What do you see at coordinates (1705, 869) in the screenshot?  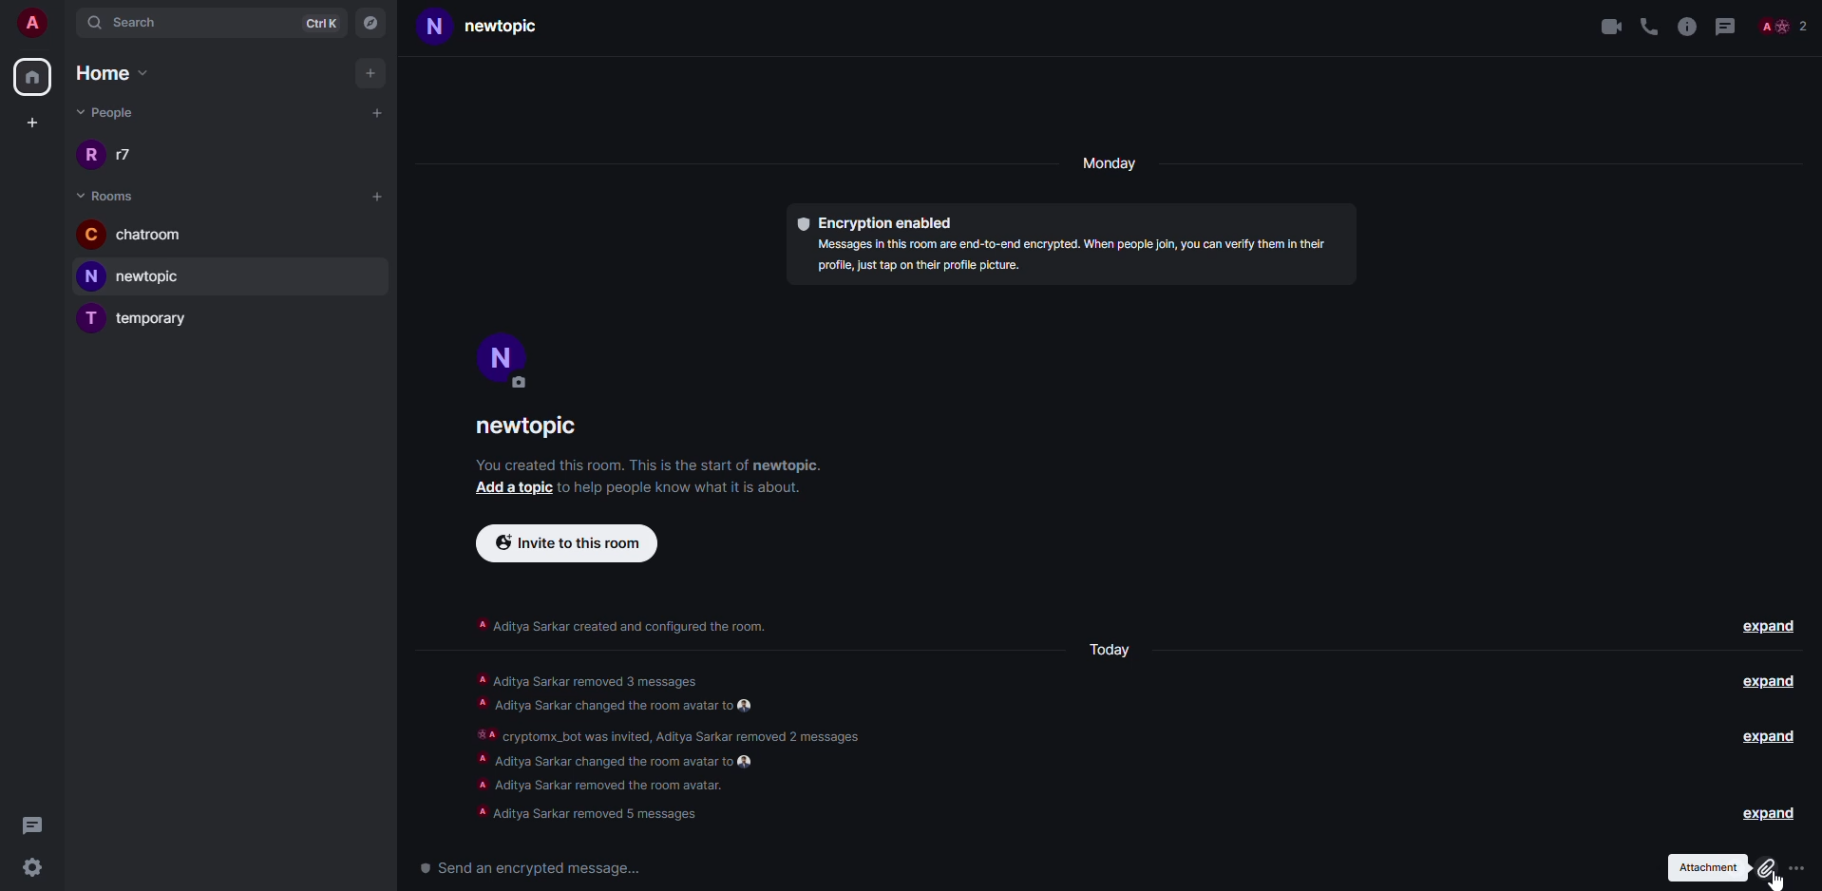 I see `attachment` at bounding box center [1705, 869].